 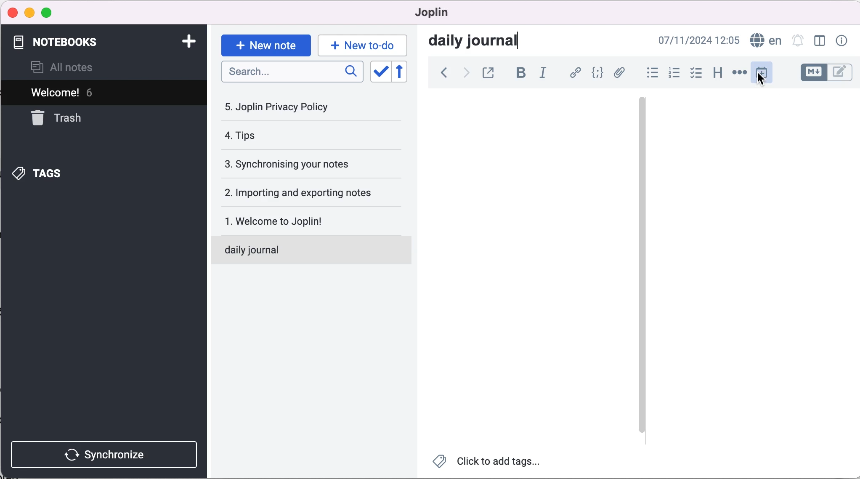 I want to click on click to add tags, so click(x=488, y=463).